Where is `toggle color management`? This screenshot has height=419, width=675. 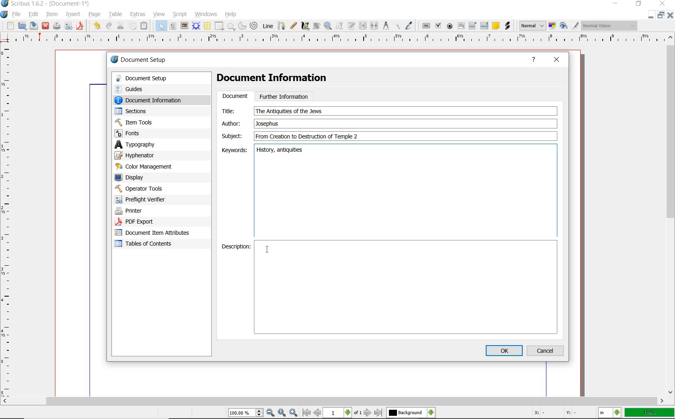
toggle color management is located at coordinates (552, 26).